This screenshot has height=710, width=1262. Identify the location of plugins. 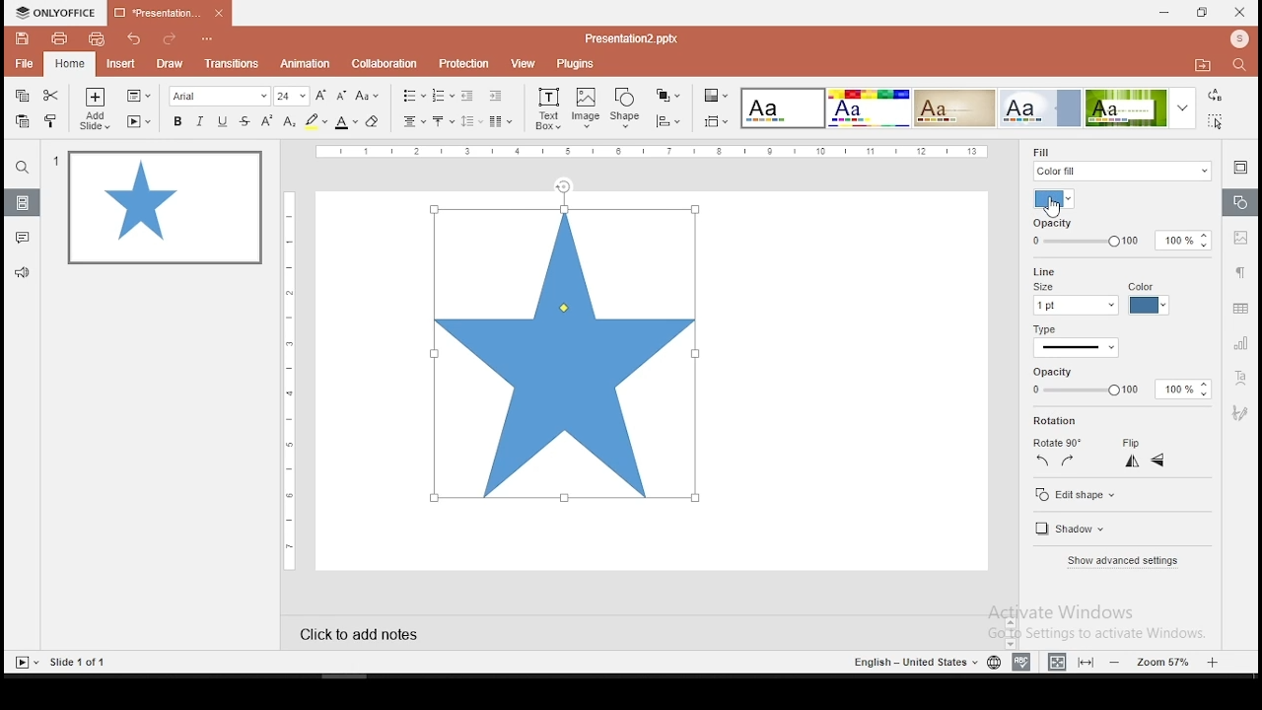
(576, 65).